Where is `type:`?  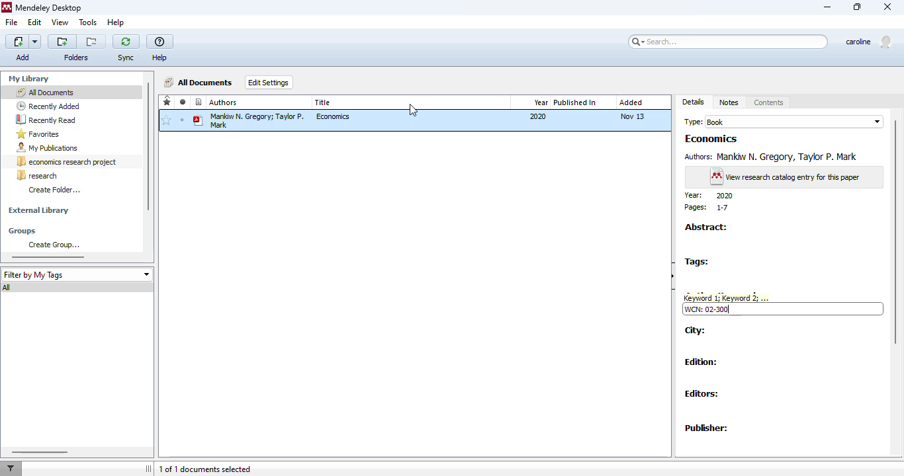 type: is located at coordinates (693, 121).